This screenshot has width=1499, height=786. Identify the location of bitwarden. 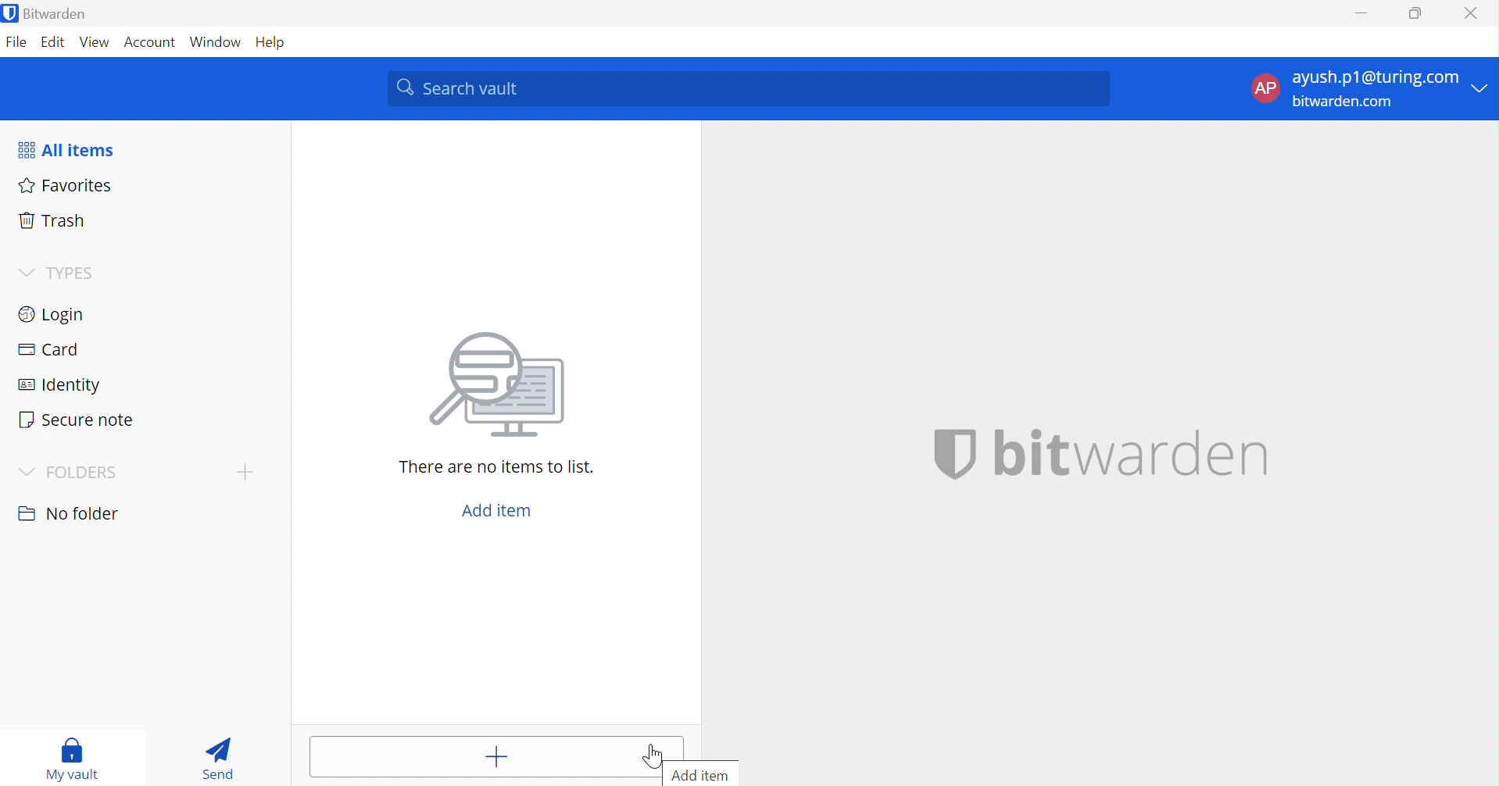
(1102, 456).